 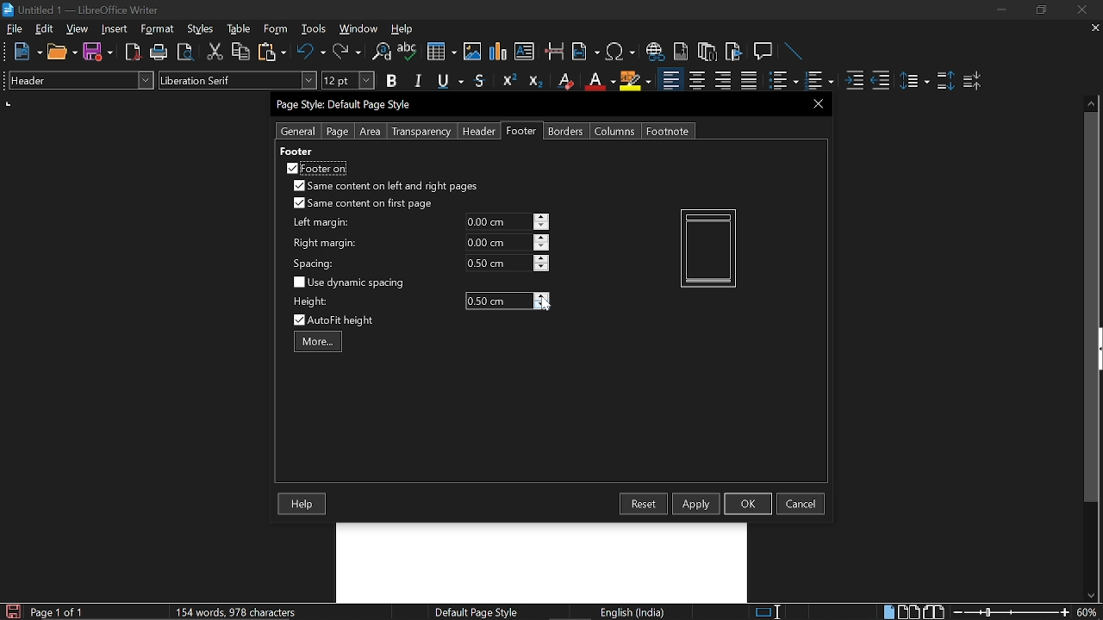 What do you see at coordinates (11, 611) in the screenshot?
I see `Save` at bounding box center [11, 611].